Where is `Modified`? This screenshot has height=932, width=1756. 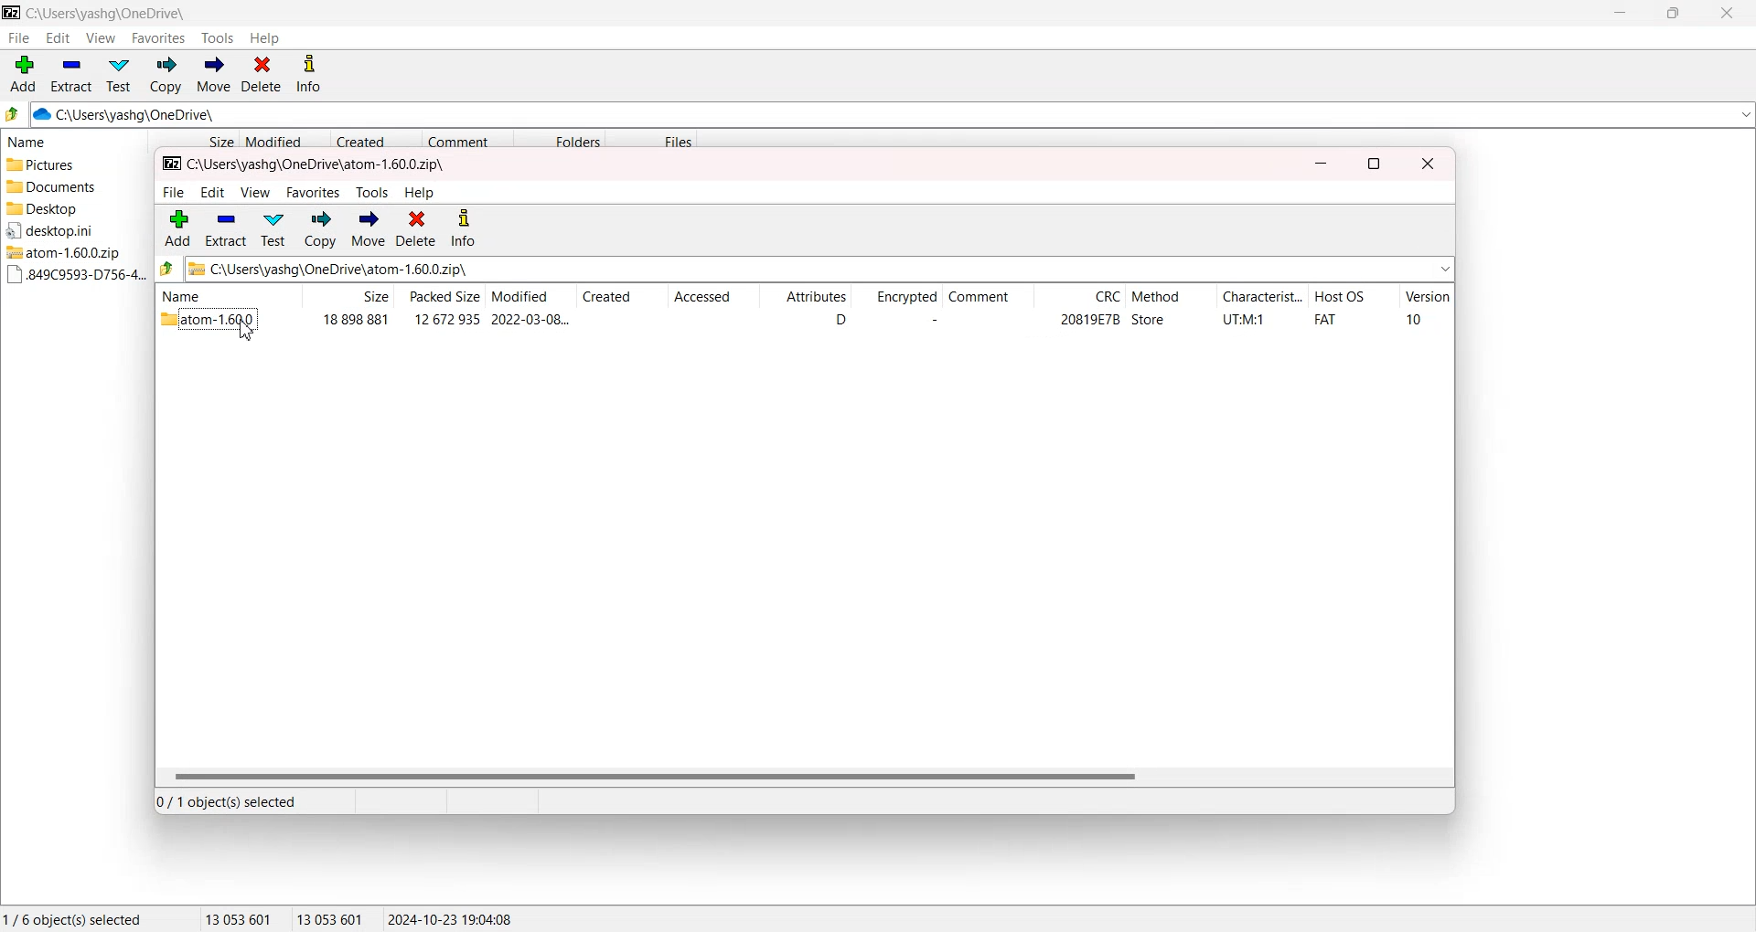 Modified is located at coordinates (529, 297).